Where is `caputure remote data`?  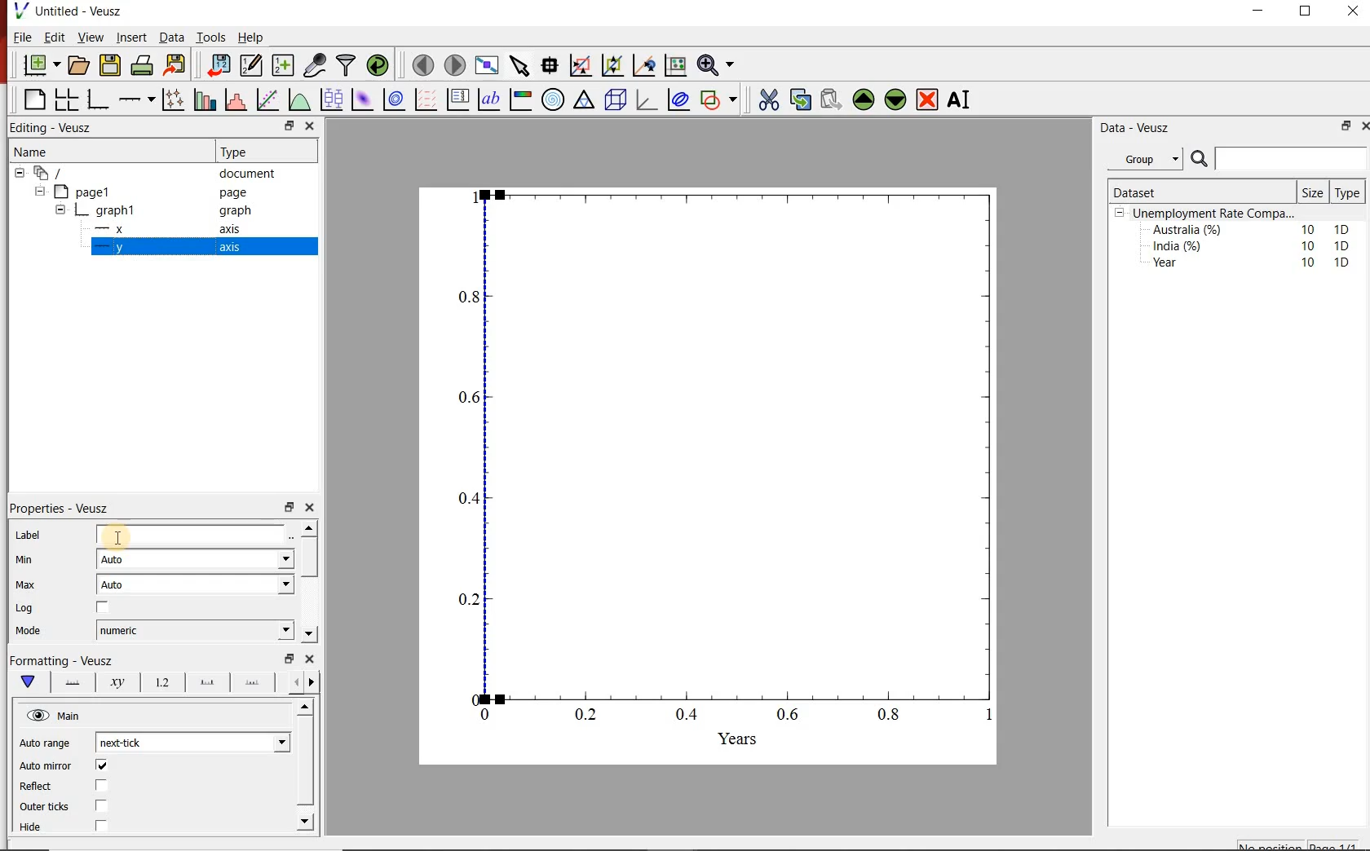 caputure remote data is located at coordinates (316, 64).